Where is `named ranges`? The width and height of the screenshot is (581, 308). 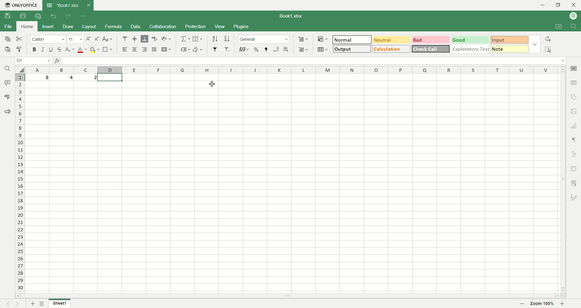 named ranges is located at coordinates (185, 50).